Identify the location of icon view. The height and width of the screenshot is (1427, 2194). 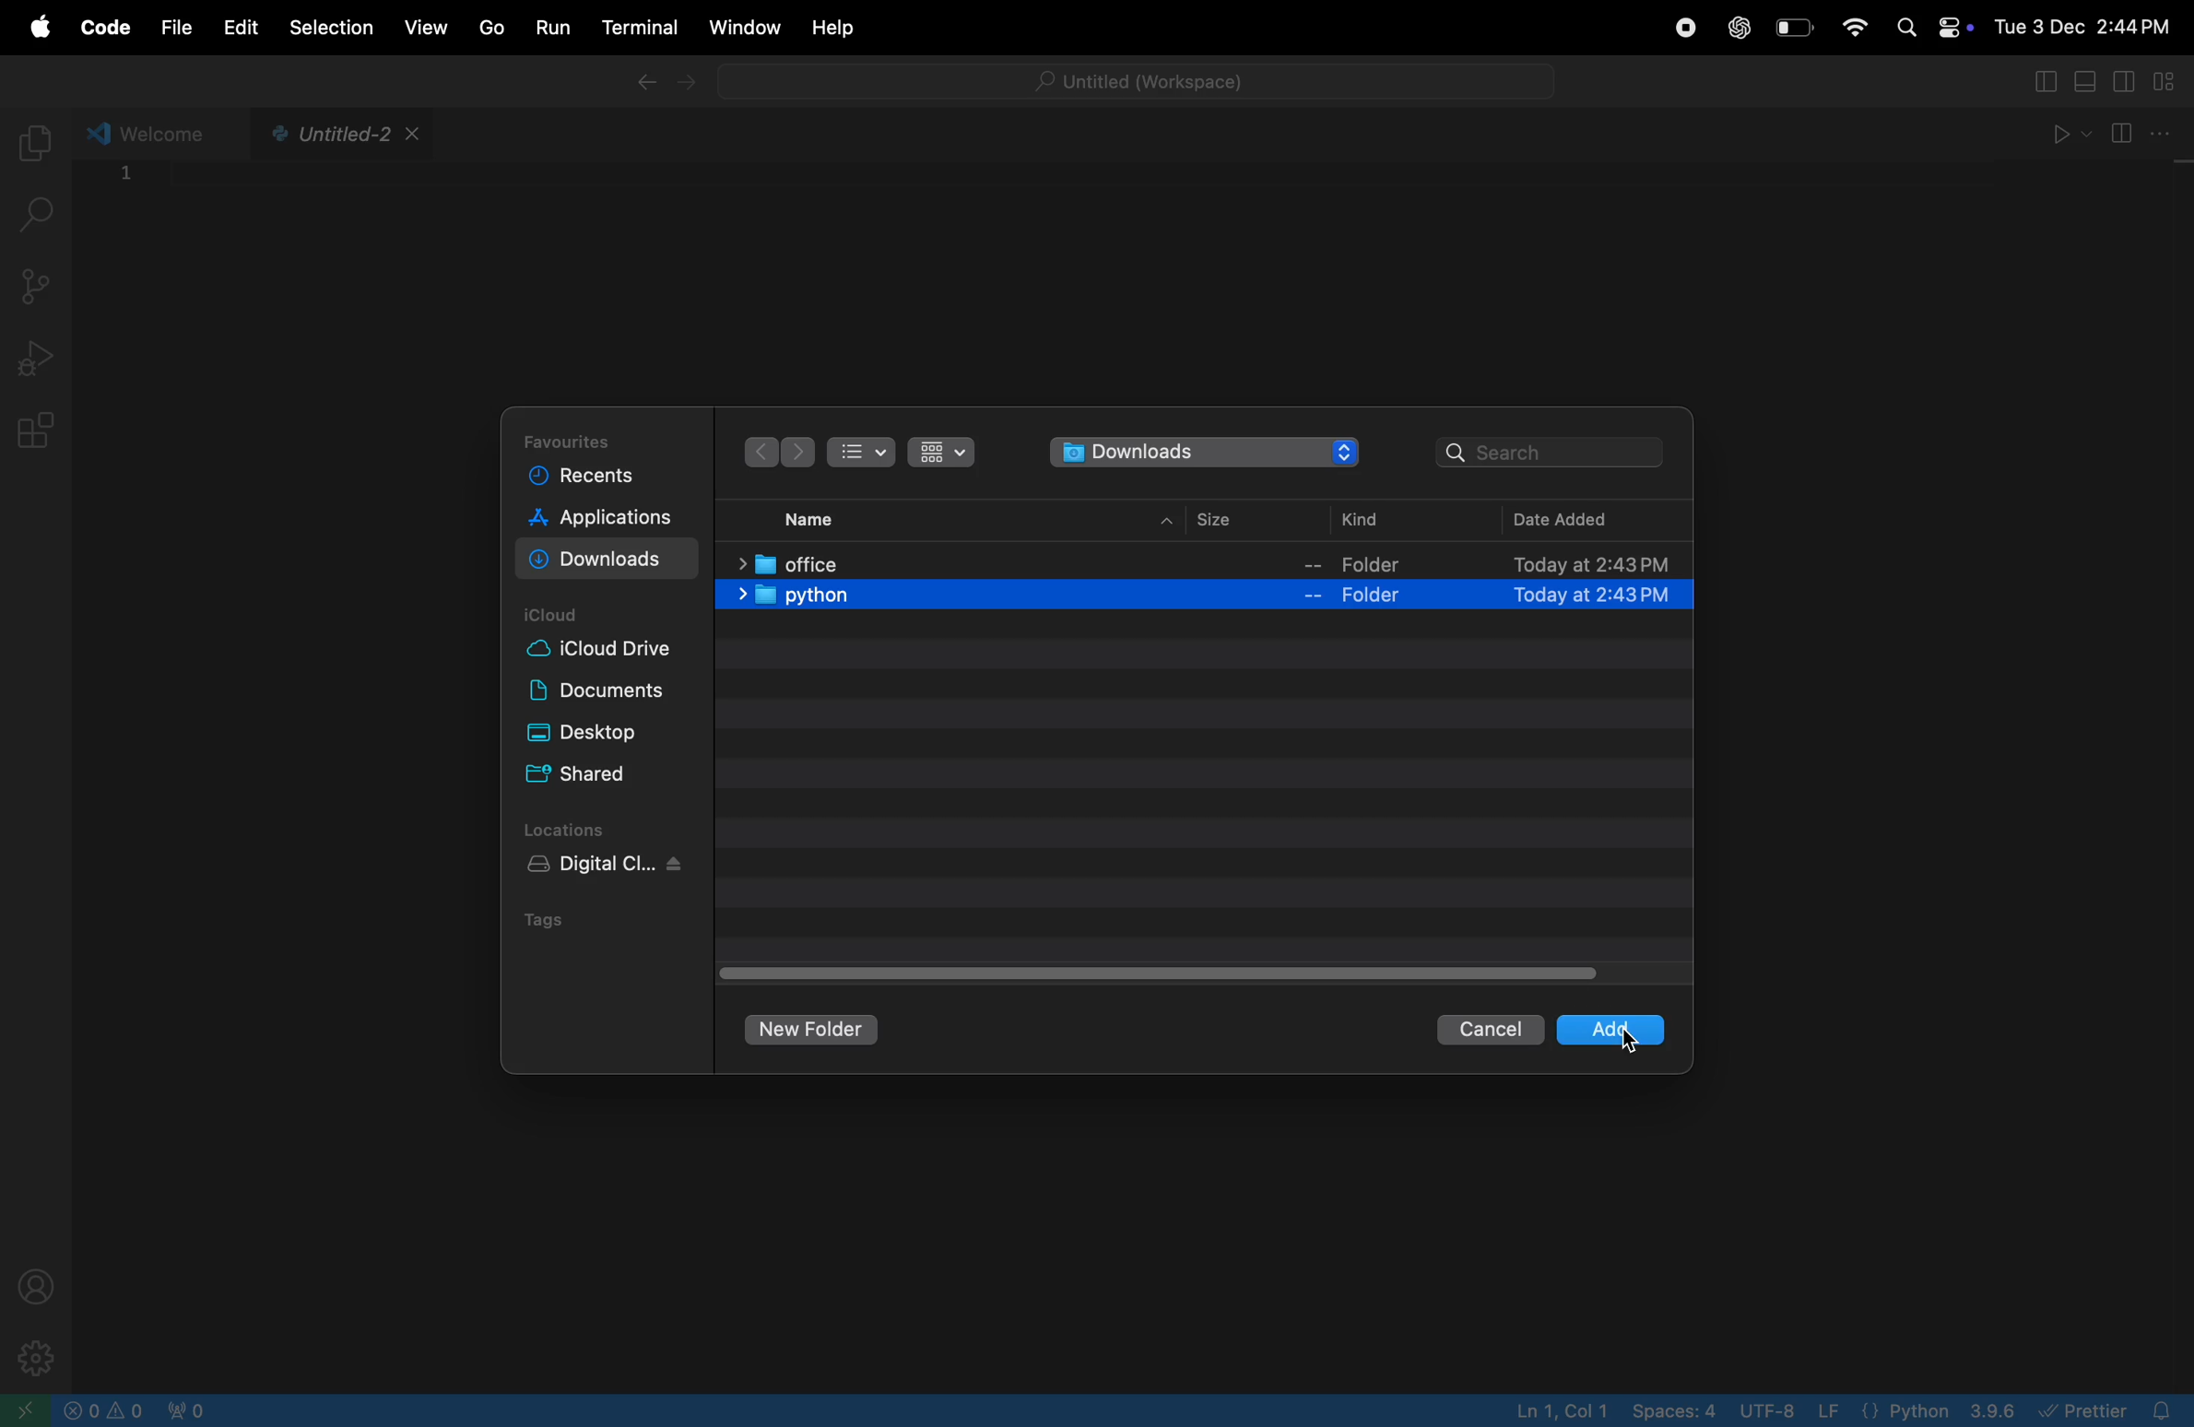
(942, 454).